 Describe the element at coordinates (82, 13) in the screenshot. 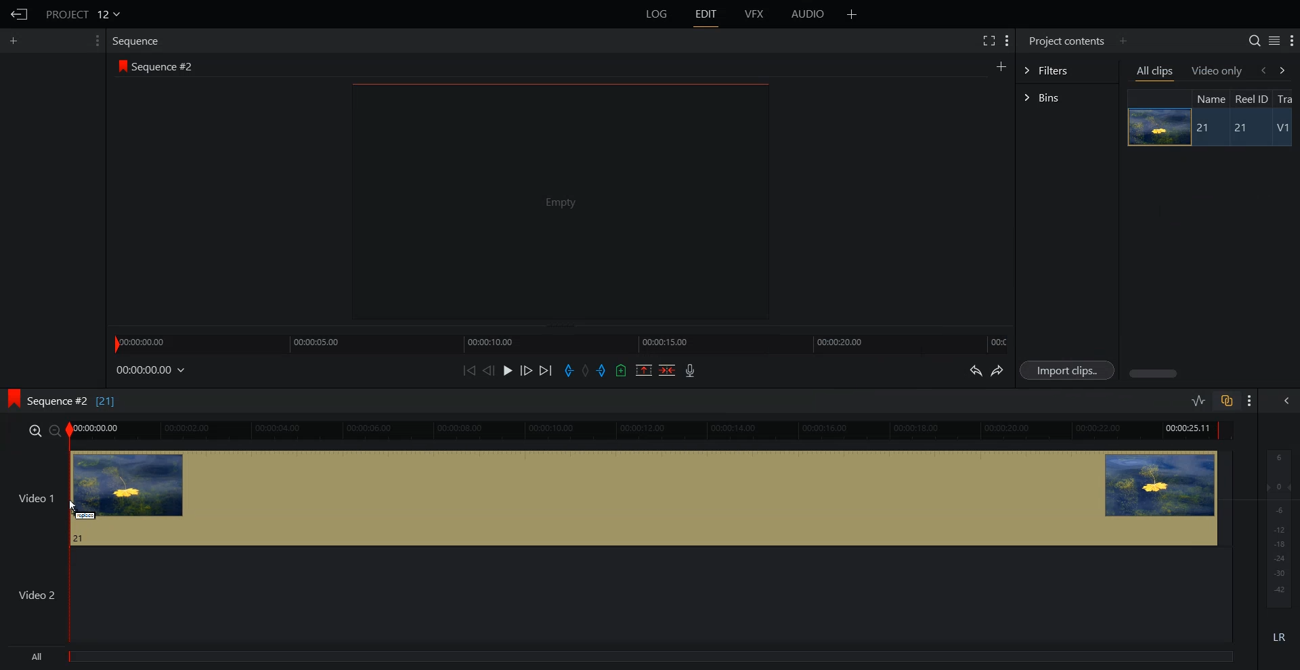

I see `Project 12` at that location.